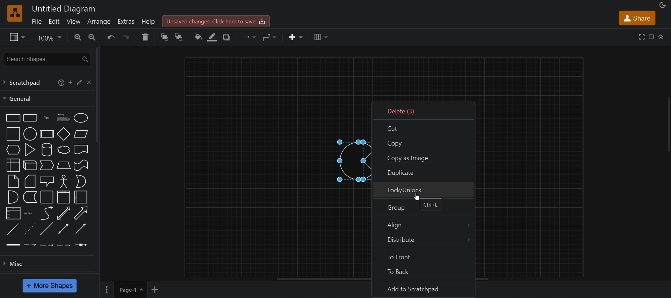  What do you see at coordinates (424, 111) in the screenshot?
I see `delete (3)` at bounding box center [424, 111].